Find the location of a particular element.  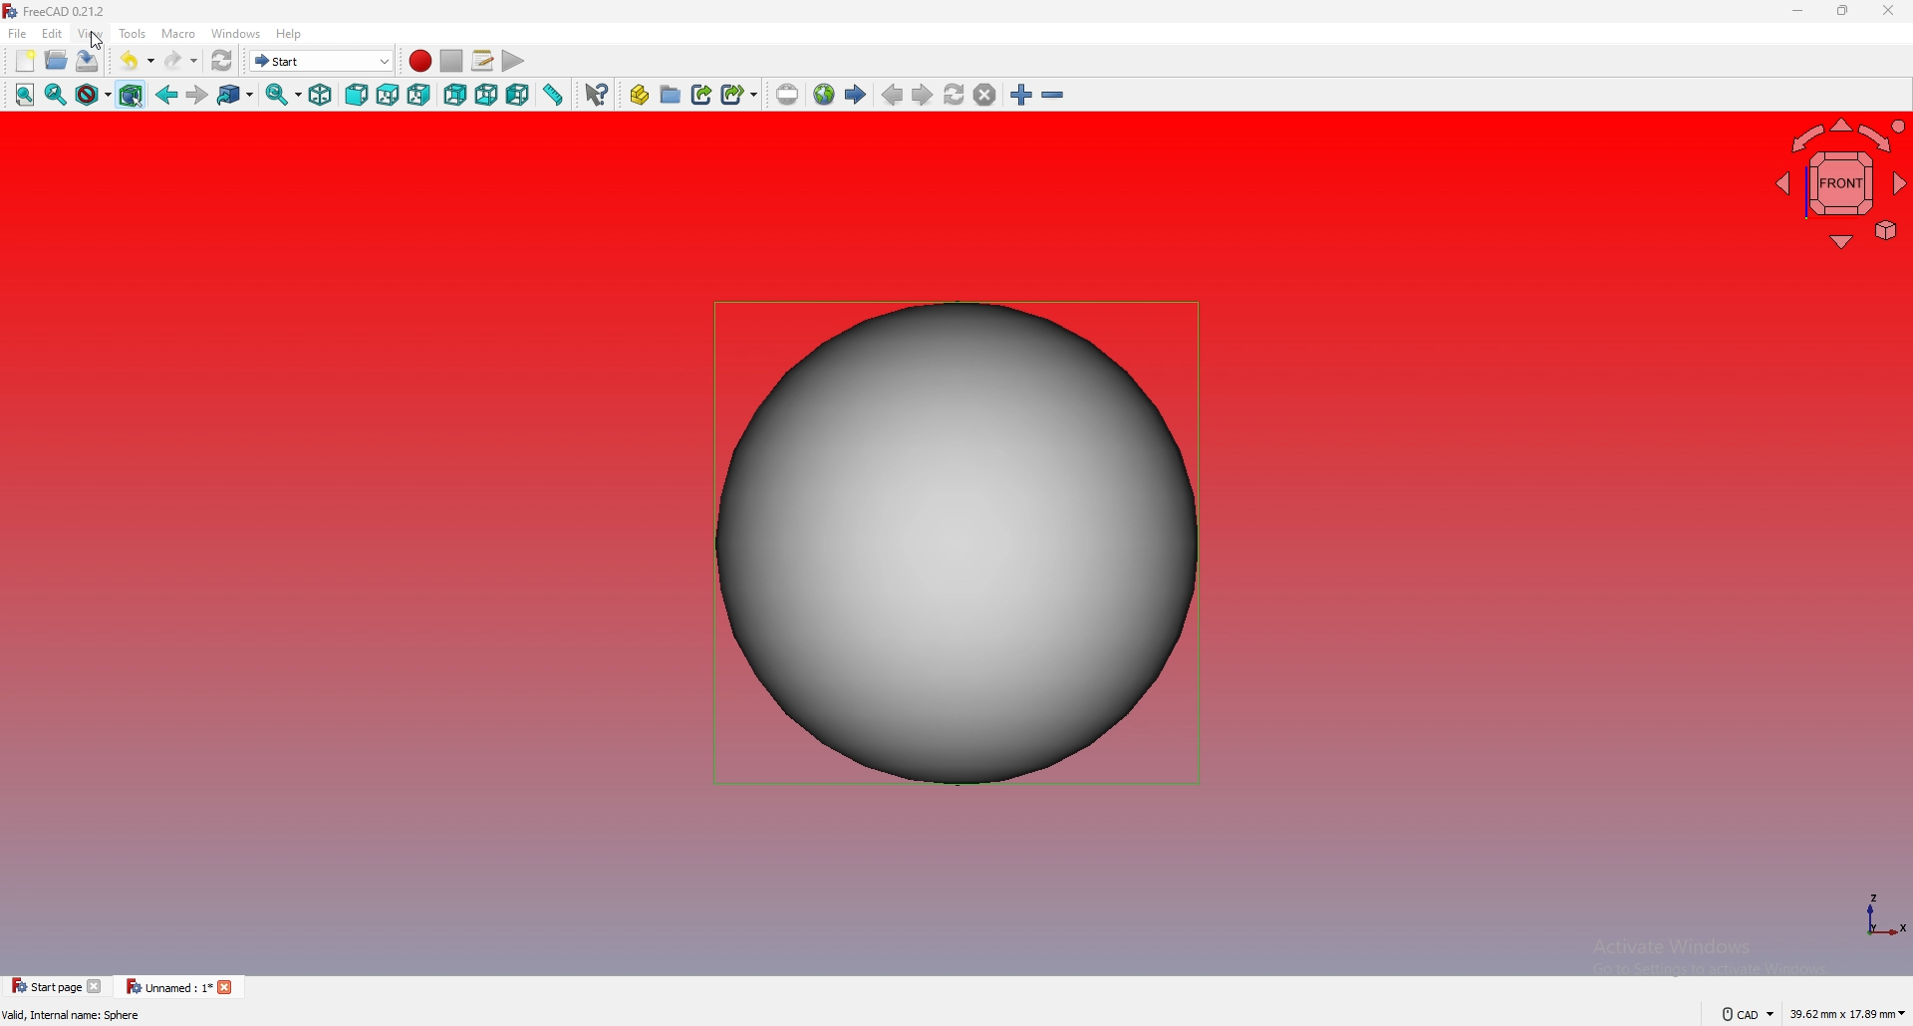

minimize is located at coordinates (1796, 11).